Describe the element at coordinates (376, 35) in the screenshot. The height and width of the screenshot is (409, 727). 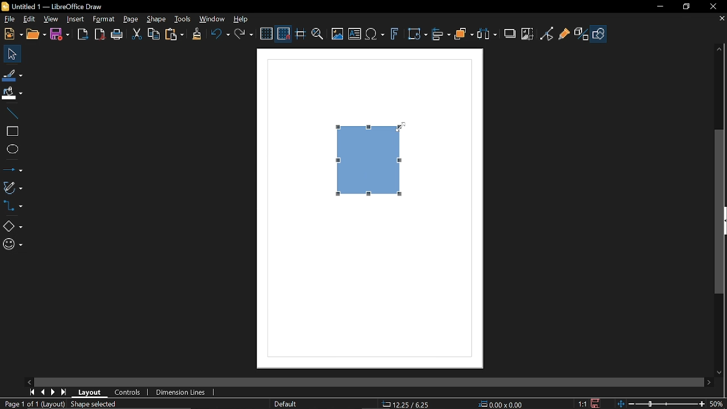
I see `Add equation` at that location.